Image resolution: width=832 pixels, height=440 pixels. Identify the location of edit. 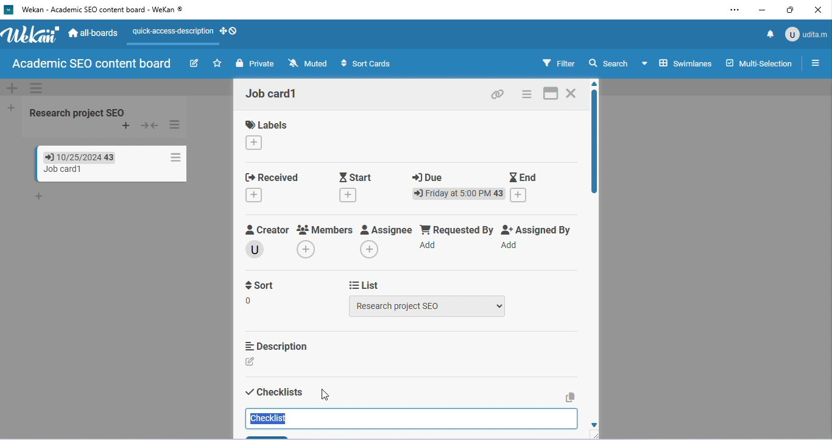
(194, 63).